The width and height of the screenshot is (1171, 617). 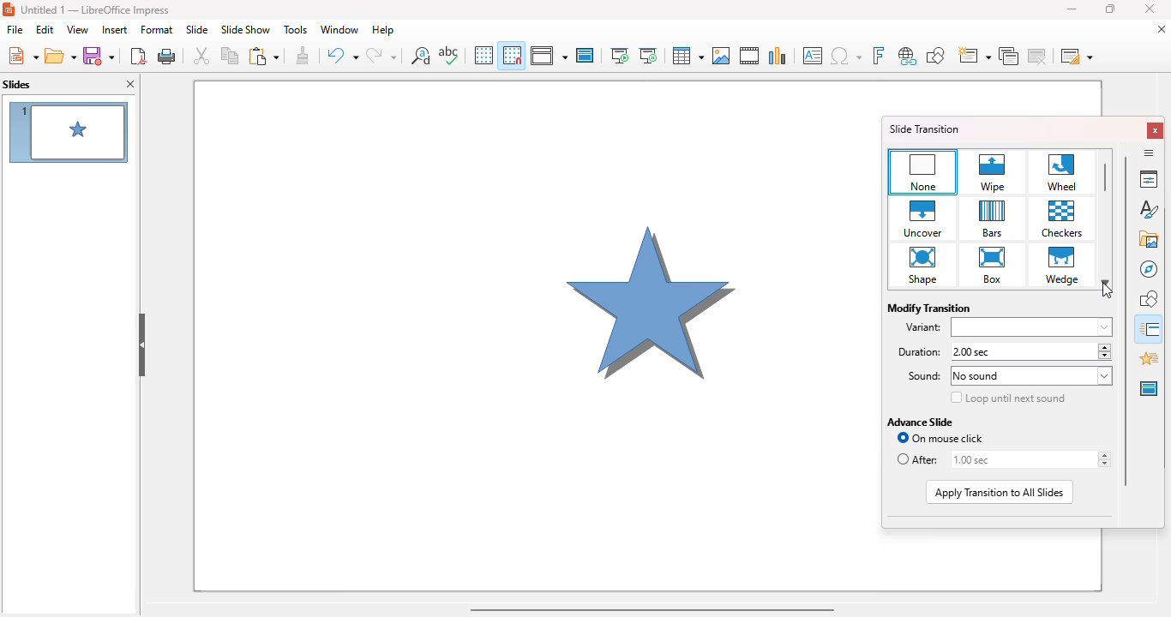 What do you see at coordinates (201, 55) in the screenshot?
I see `cut` at bounding box center [201, 55].